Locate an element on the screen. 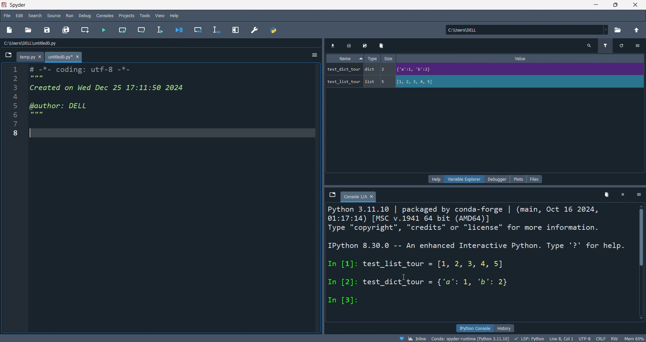 The image size is (646, 342). expand pane is located at coordinates (235, 30).